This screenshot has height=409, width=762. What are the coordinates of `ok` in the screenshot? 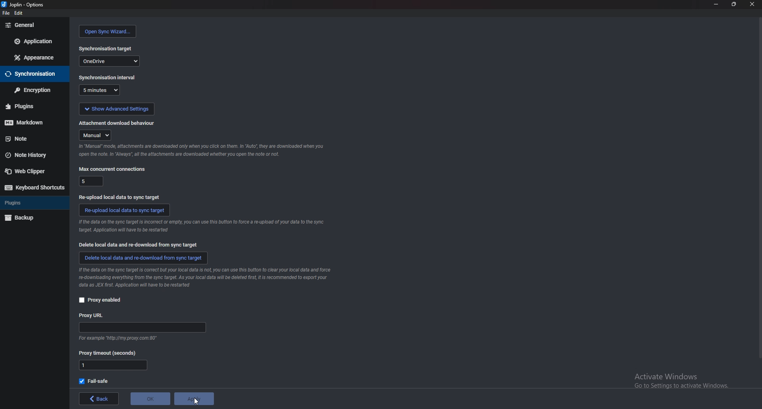 It's located at (151, 397).